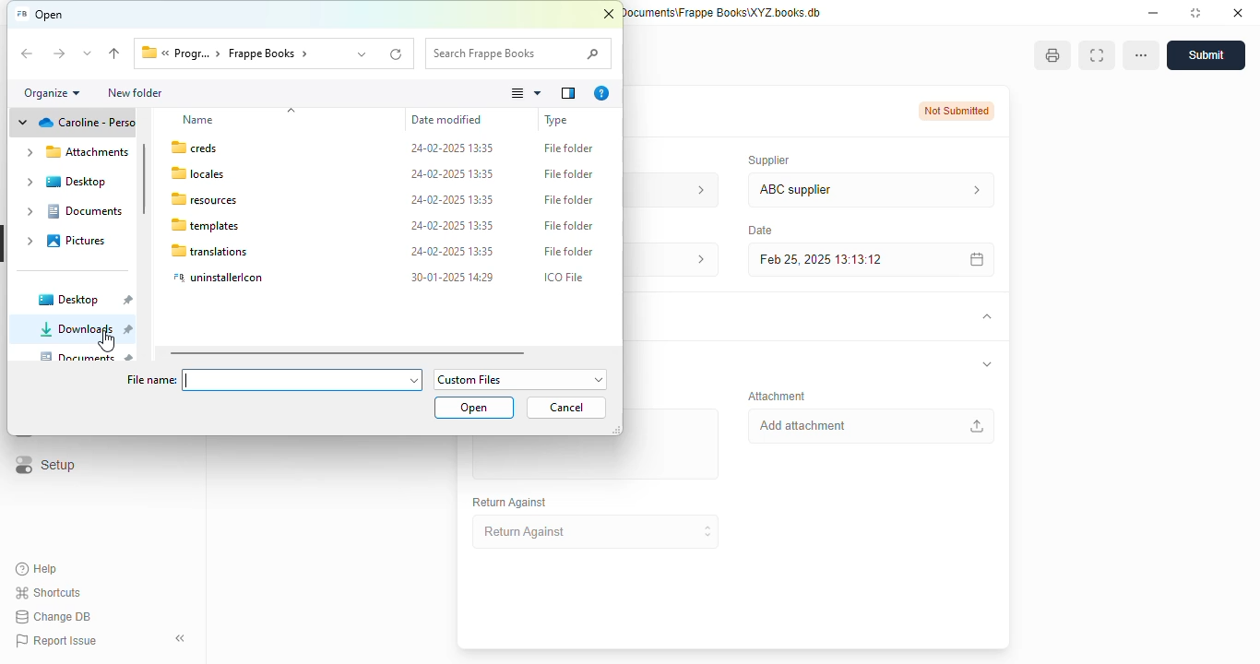 Image resolution: width=1260 pixels, height=664 pixels. What do you see at coordinates (452, 174) in the screenshot?
I see `24-02-2025 13:35` at bounding box center [452, 174].